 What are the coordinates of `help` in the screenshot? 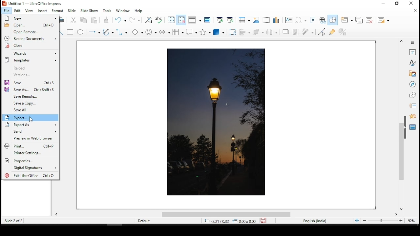 It's located at (139, 11).